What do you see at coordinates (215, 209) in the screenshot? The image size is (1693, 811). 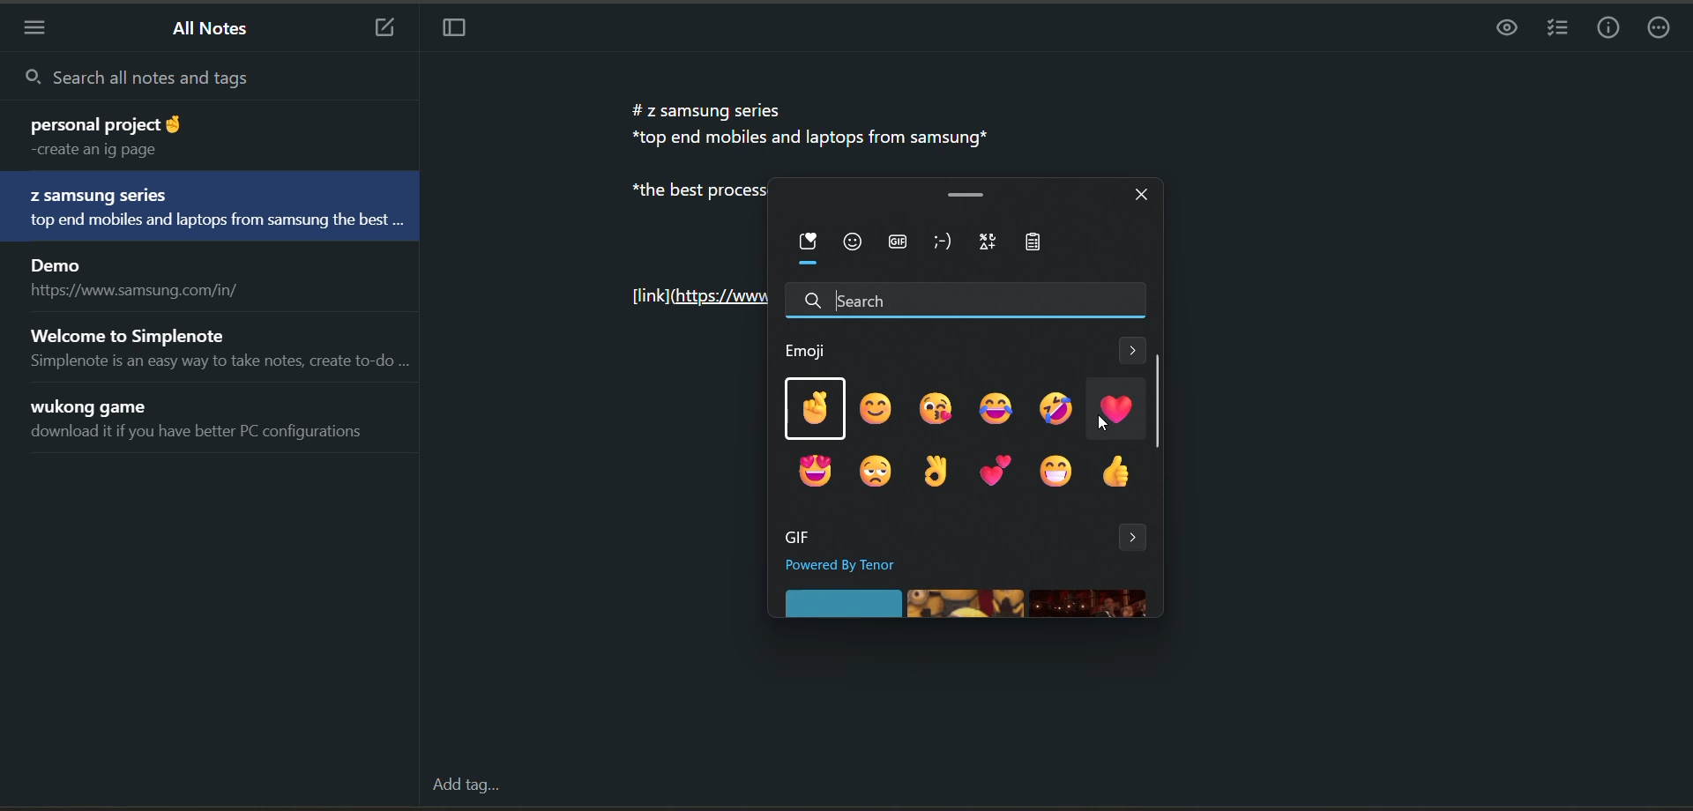 I see `note title and preview` at bounding box center [215, 209].